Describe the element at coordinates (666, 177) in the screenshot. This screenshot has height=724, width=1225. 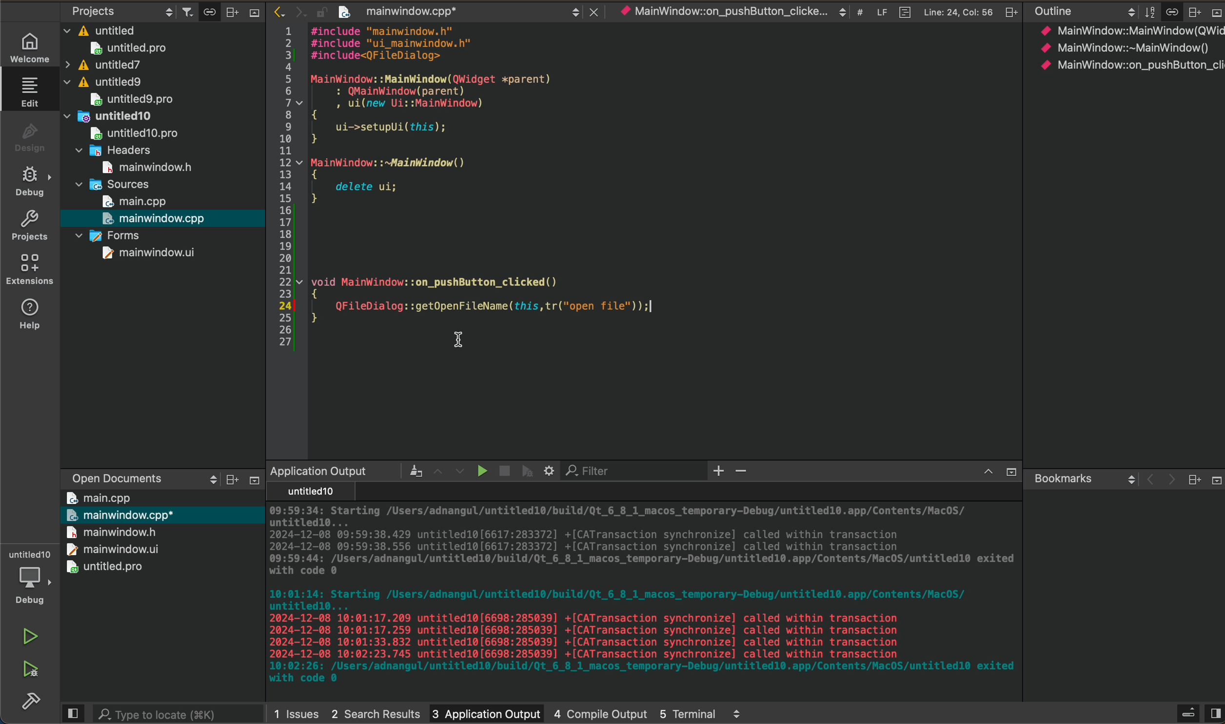
I see `file content` at that location.